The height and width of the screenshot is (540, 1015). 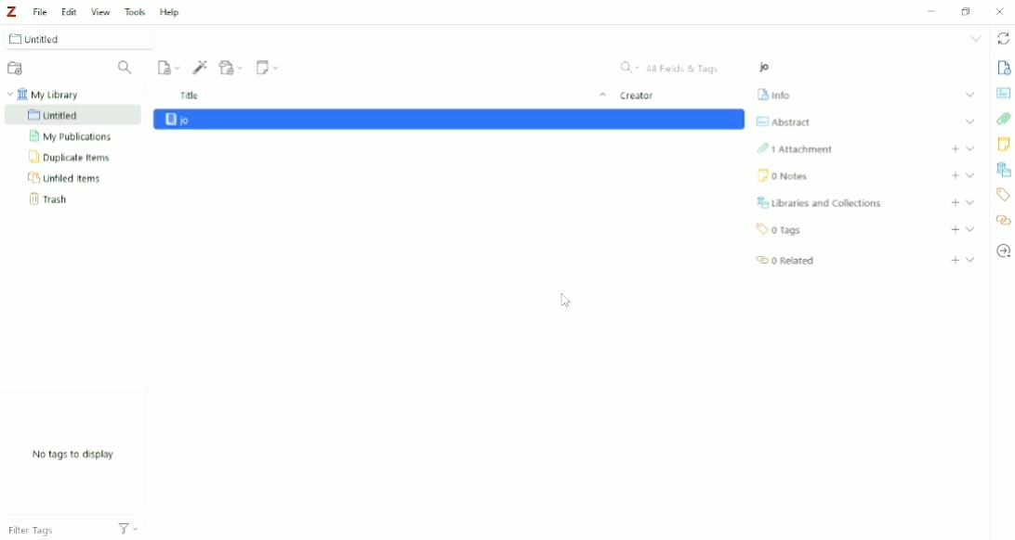 What do you see at coordinates (1002, 145) in the screenshot?
I see `Notes` at bounding box center [1002, 145].